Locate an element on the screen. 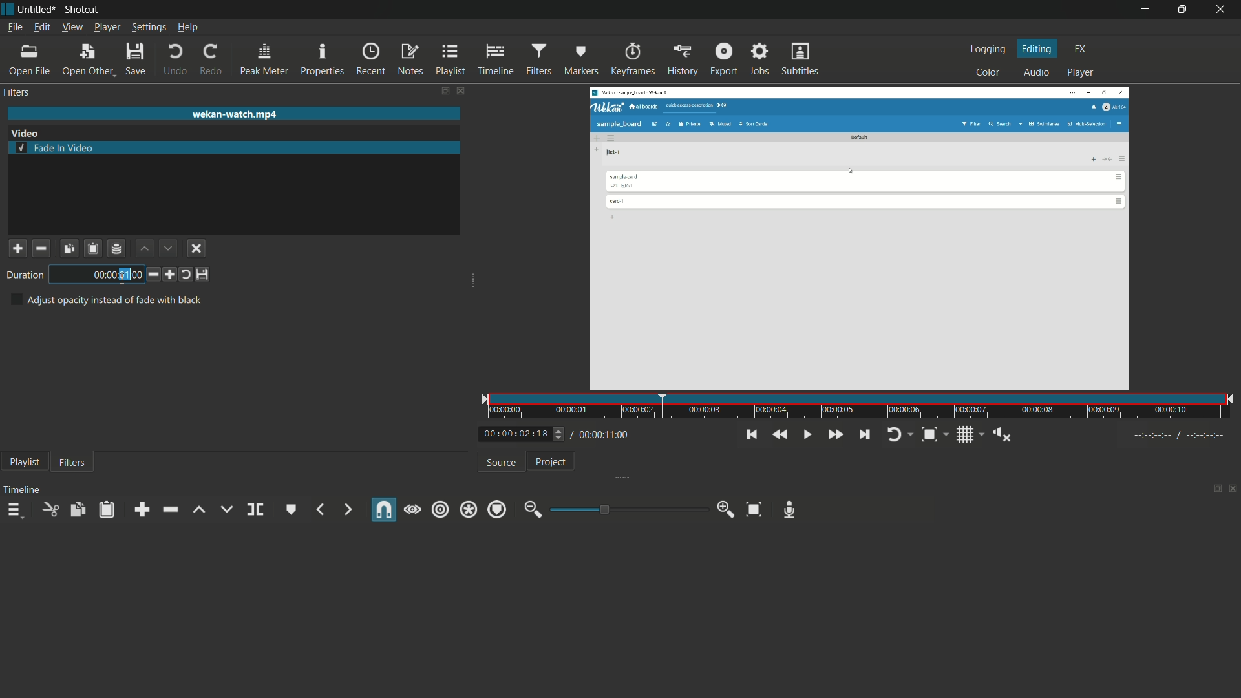 The width and height of the screenshot is (1241, 698). quickly play forward is located at coordinates (835, 435).